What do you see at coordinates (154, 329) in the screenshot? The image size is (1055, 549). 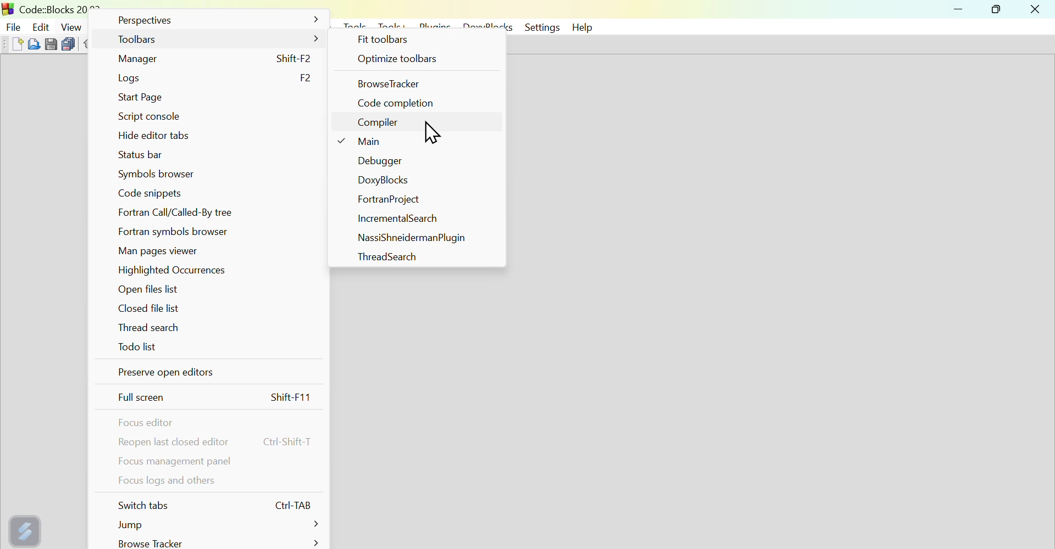 I see `Thread search` at bounding box center [154, 329].